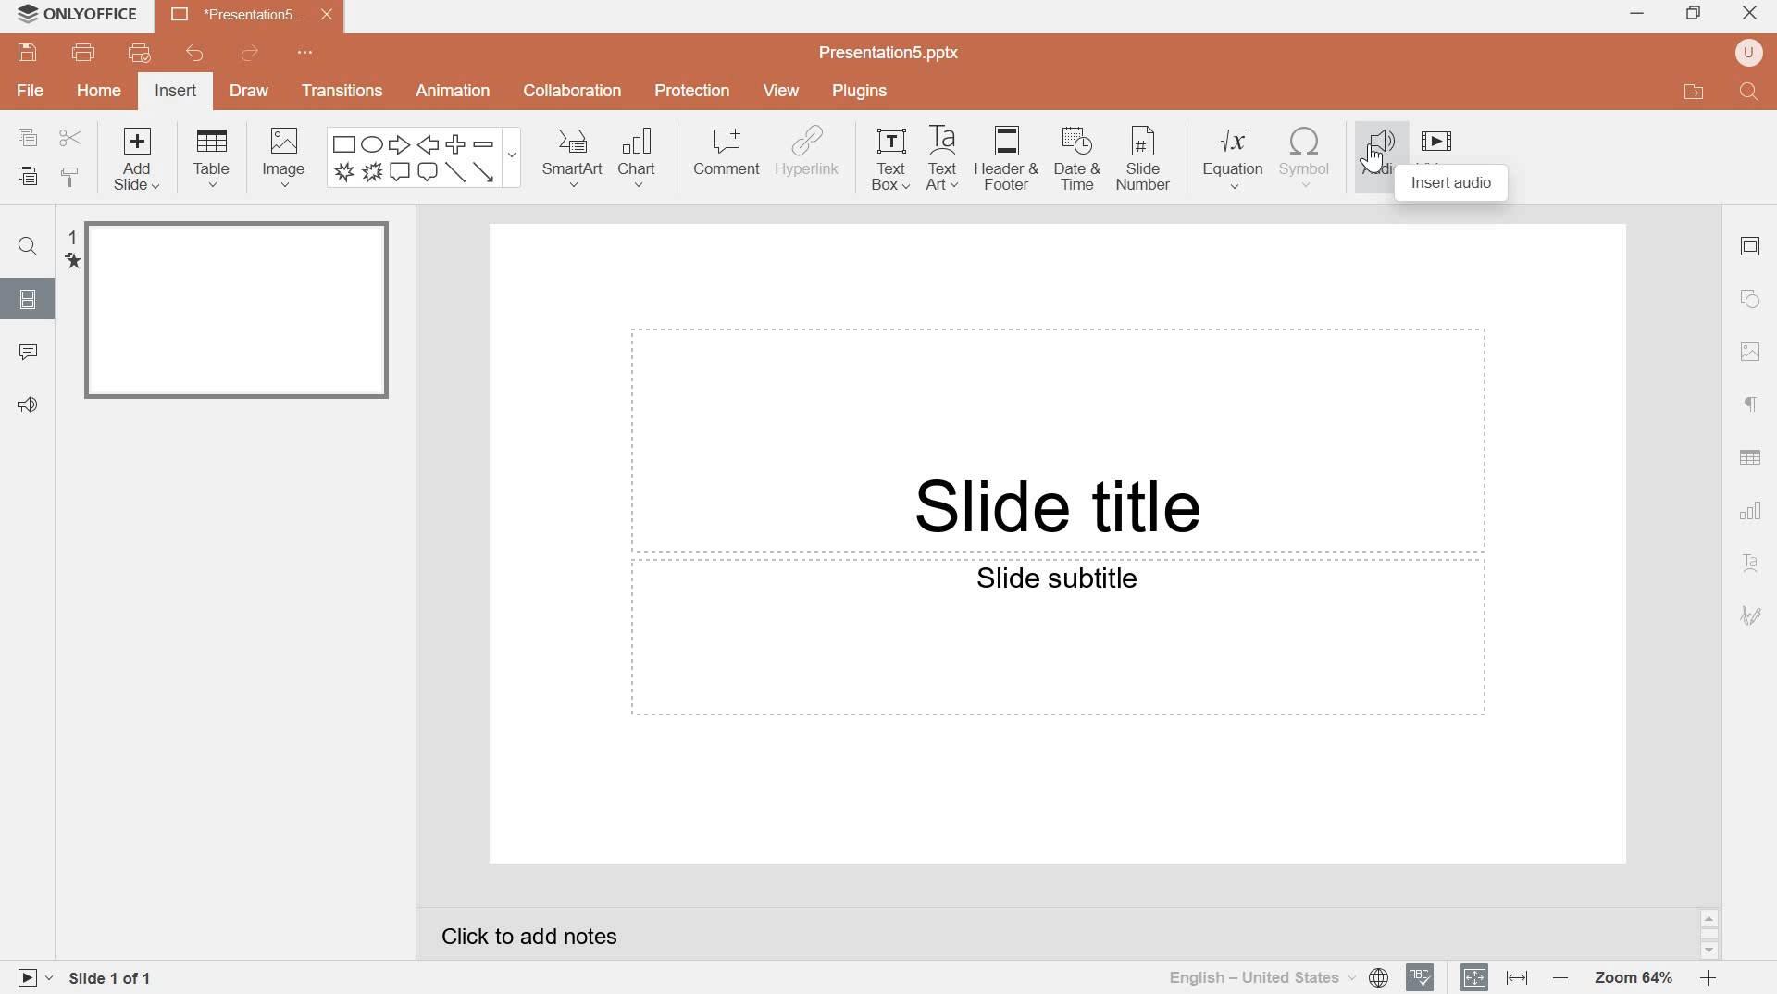 The image size is (1777, 994). Describe the element at coordinates (141, 52) in the screenshot. I see `Quick print` at that location.